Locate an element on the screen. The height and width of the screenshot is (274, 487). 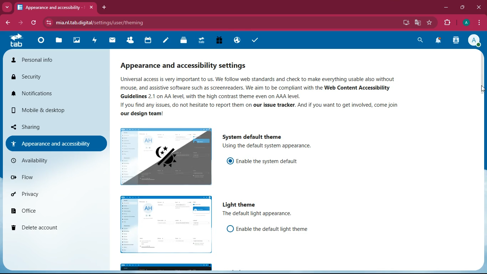
appearance is located at coordinates (200, 65).